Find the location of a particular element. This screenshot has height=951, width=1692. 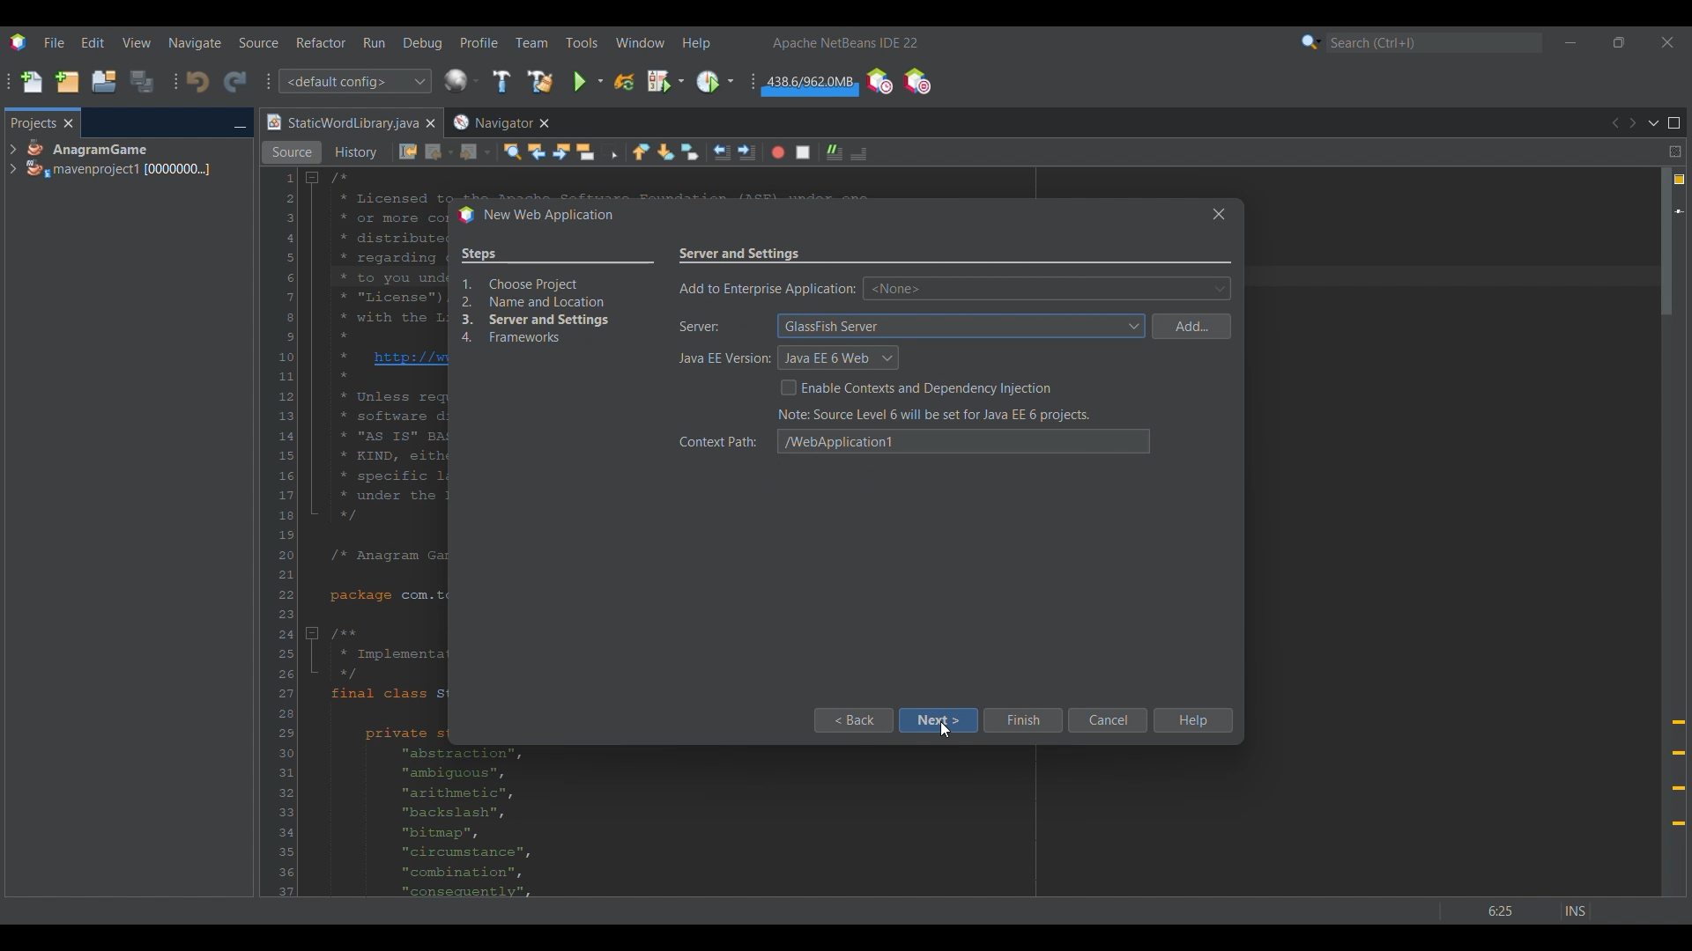

Debug main project options is located at coordinates (665, 80).